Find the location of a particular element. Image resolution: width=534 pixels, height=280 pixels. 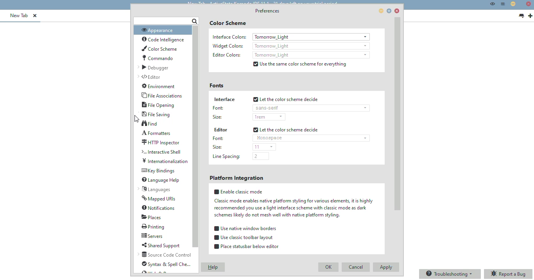

Close is located at coordinates (529, 4).